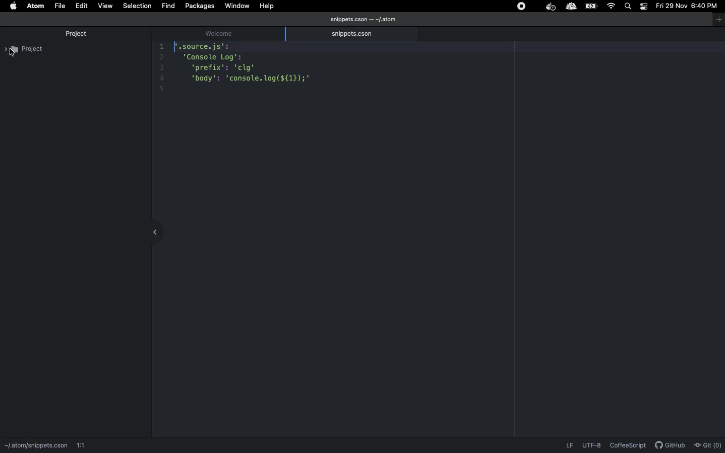 Image resolution: width=725 pixels, height=453 pixels. Describe the element at coordinates (629, 6) in the screenshot. I see `Search` at that location.